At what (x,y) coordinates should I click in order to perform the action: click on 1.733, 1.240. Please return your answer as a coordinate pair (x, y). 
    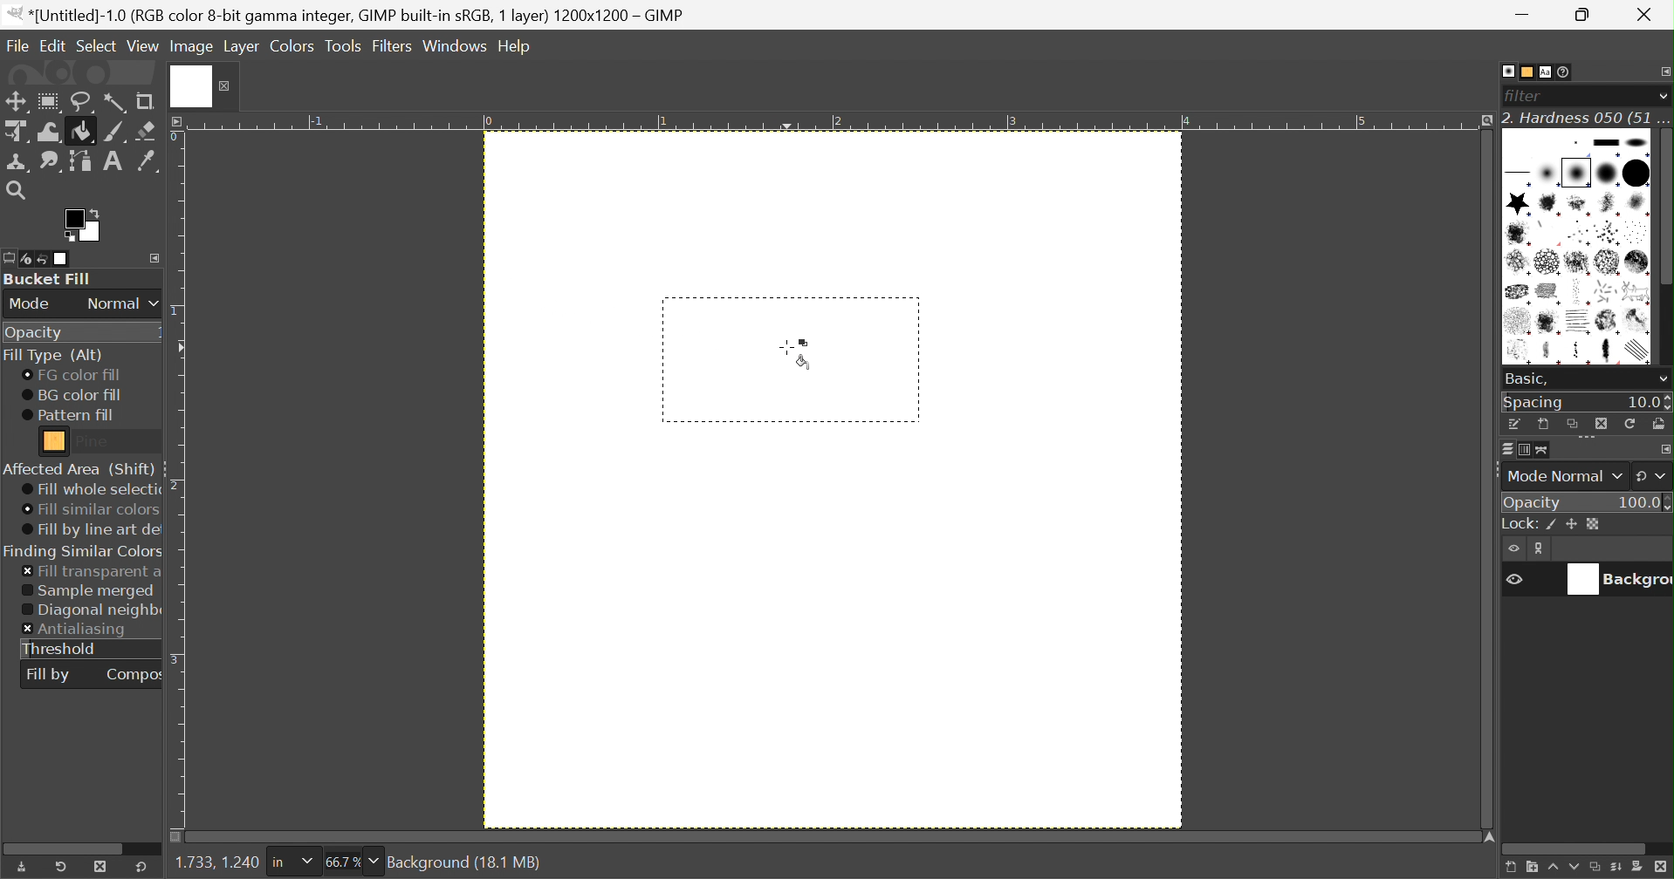
    Looking at the image, I should click on (215, 863).